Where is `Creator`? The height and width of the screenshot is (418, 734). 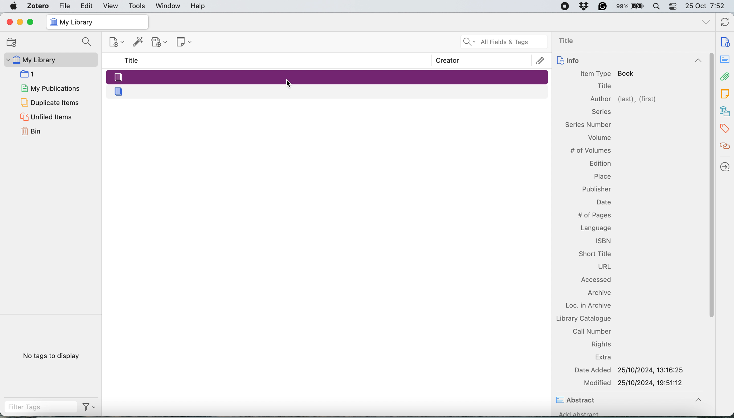
Creator is located at coordinates (448, 60).